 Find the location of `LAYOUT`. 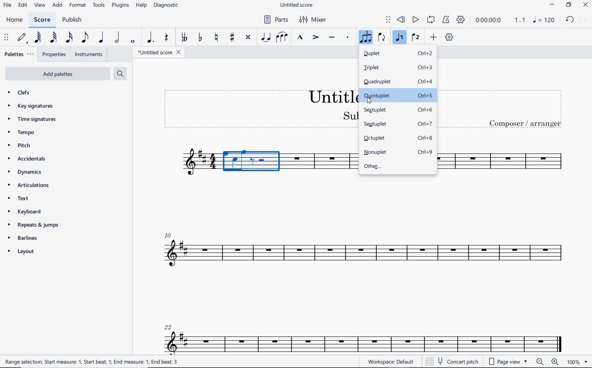

LAYOUT is located at coordinates (22, 252).